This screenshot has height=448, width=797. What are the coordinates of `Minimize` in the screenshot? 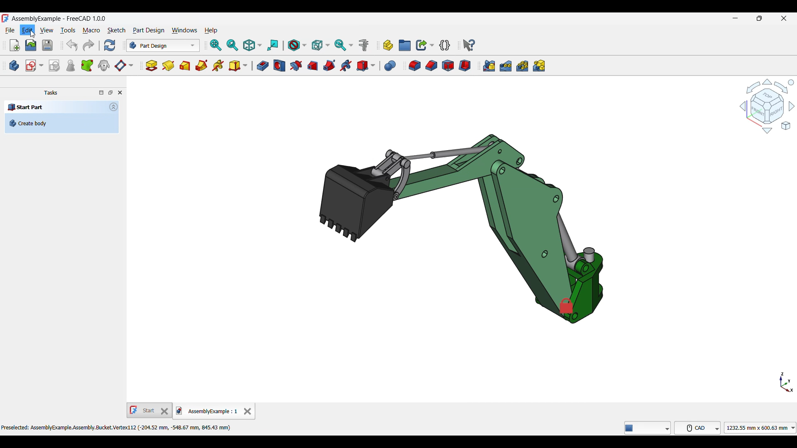 It's located at (735, 18).